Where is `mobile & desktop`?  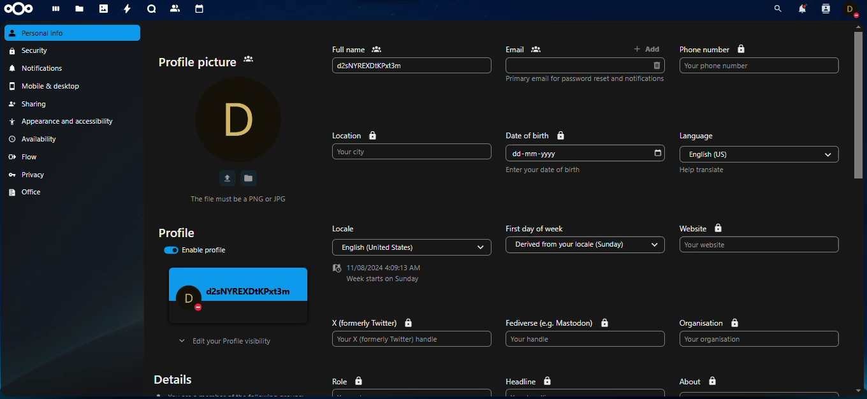
mobile & desktop is located at coordinates (73, 86).